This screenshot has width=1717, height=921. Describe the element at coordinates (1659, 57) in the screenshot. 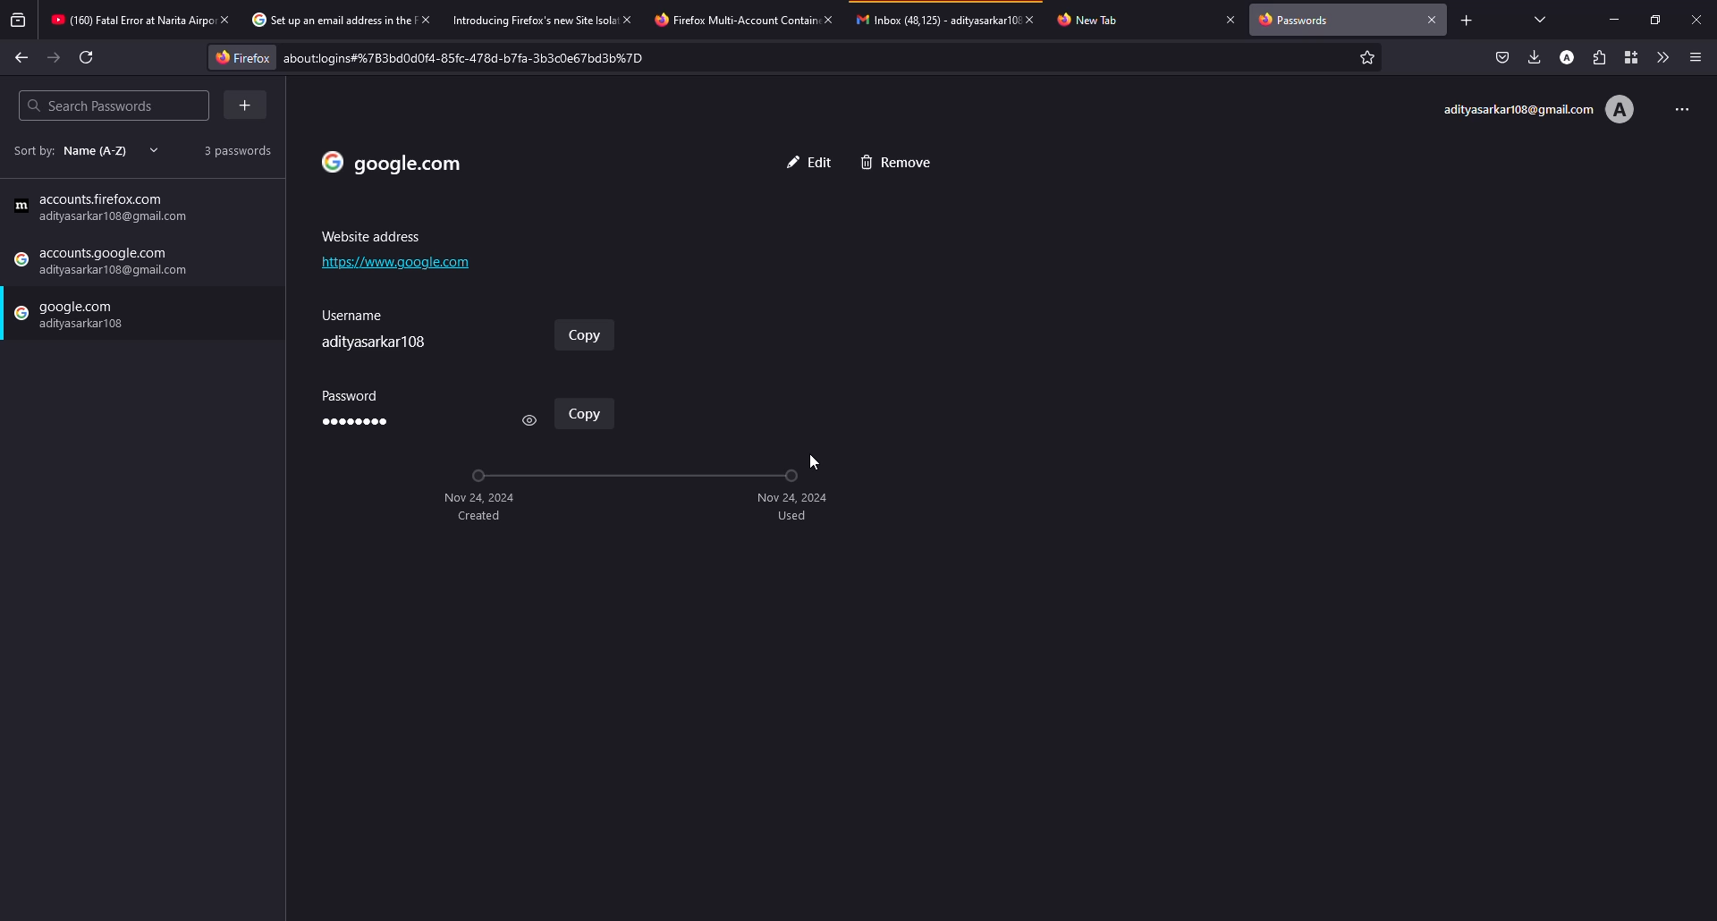

I see `more tools` at that location.